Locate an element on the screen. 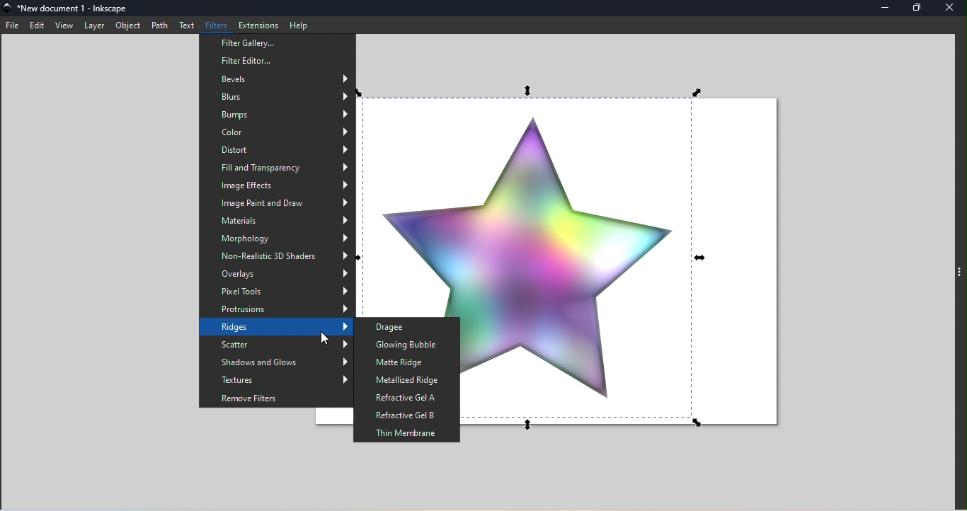 The height and width of the screenshot is (511, 967). Ridges is located at coordinates (275, 328).